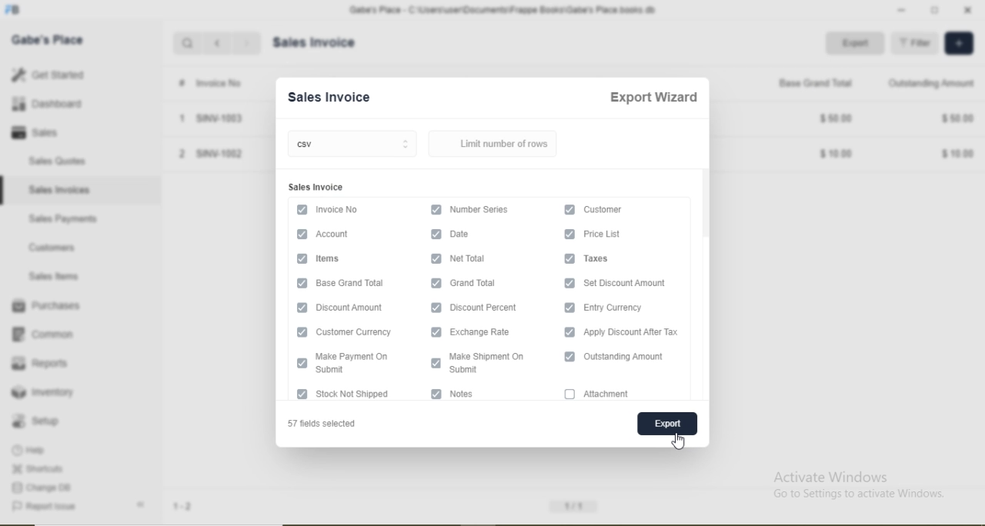 The width and height of the screenshot is (985, 526). I want to click on checkbox, so click(437, 210).